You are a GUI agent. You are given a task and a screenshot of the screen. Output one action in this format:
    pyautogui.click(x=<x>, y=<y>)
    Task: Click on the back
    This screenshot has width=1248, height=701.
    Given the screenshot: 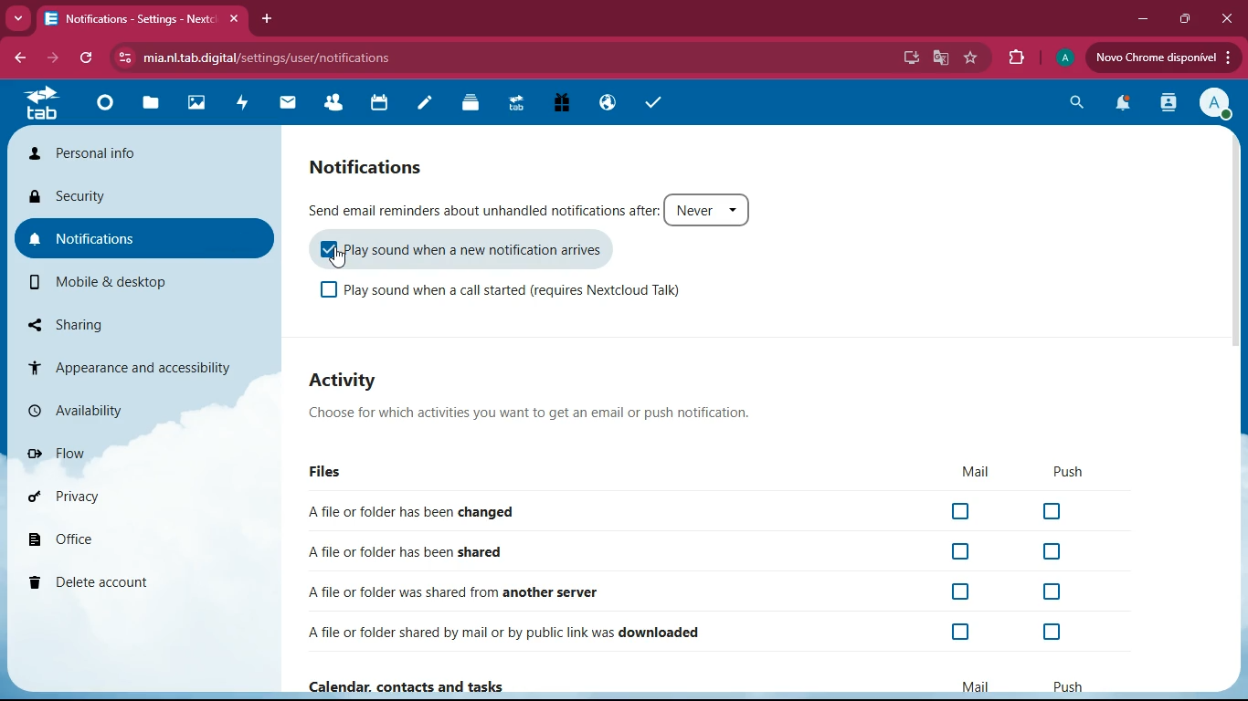 What is the action you would take?
    pyautogui.click(x=18, y=59)
    